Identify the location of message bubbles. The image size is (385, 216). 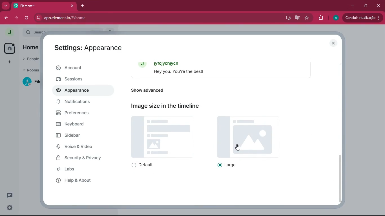
(224, 69).